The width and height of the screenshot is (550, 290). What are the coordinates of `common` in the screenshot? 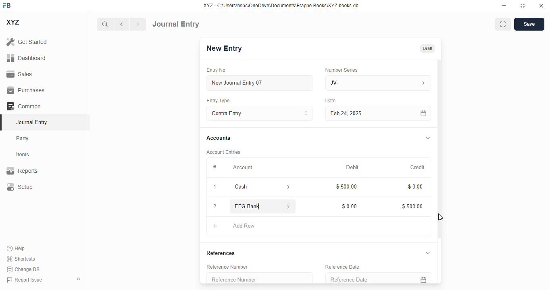 It's located at (24, 106).